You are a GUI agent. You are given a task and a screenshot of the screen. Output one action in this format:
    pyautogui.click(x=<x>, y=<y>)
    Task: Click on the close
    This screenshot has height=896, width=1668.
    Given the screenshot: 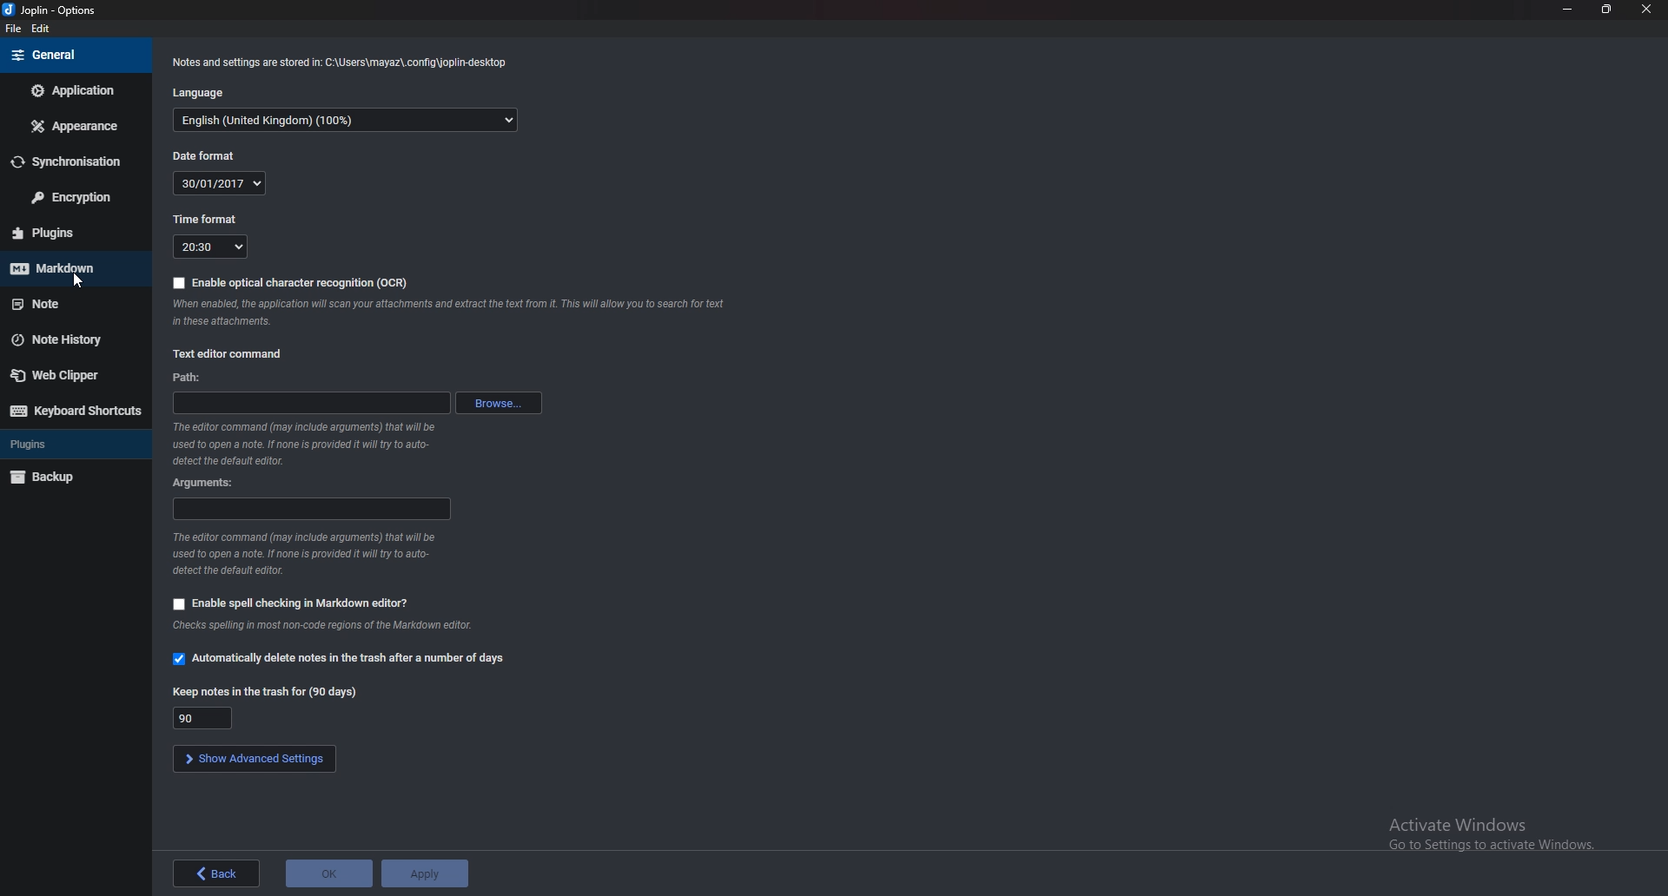 What is the action you would take?
    pyautogui.click(x=1647, y=8)
    